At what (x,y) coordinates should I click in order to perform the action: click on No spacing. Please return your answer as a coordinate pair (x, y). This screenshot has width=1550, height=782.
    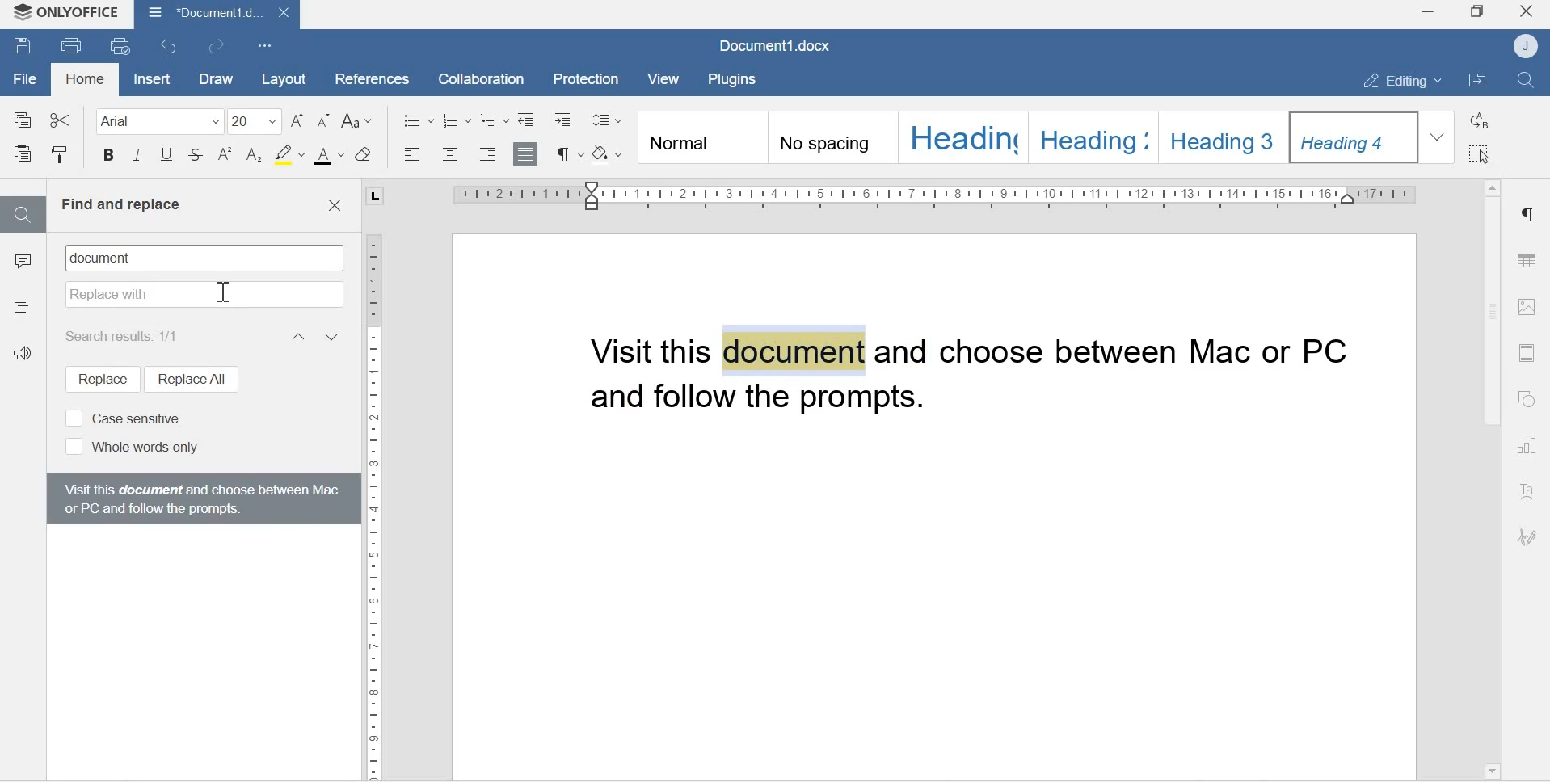
    Looking at the image, I should click on (832, 140).